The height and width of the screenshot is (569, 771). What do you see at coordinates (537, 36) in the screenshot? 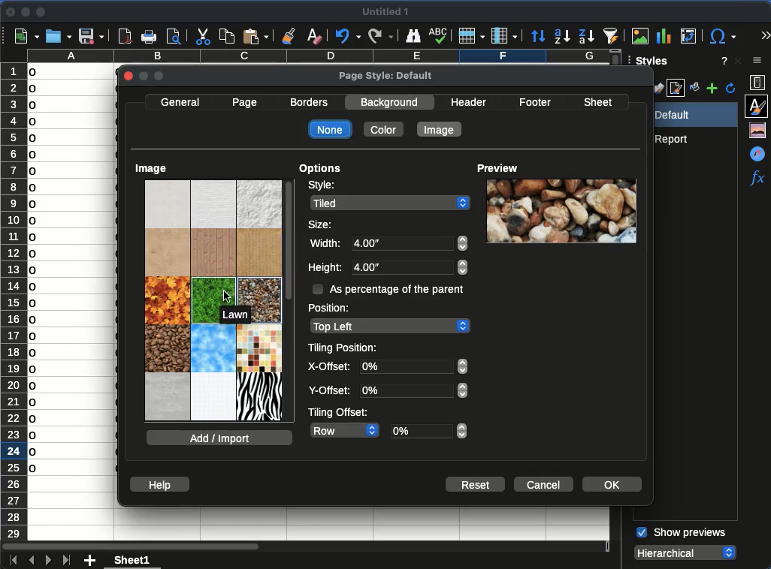
I see `sort` at bounding box center [537, 36].